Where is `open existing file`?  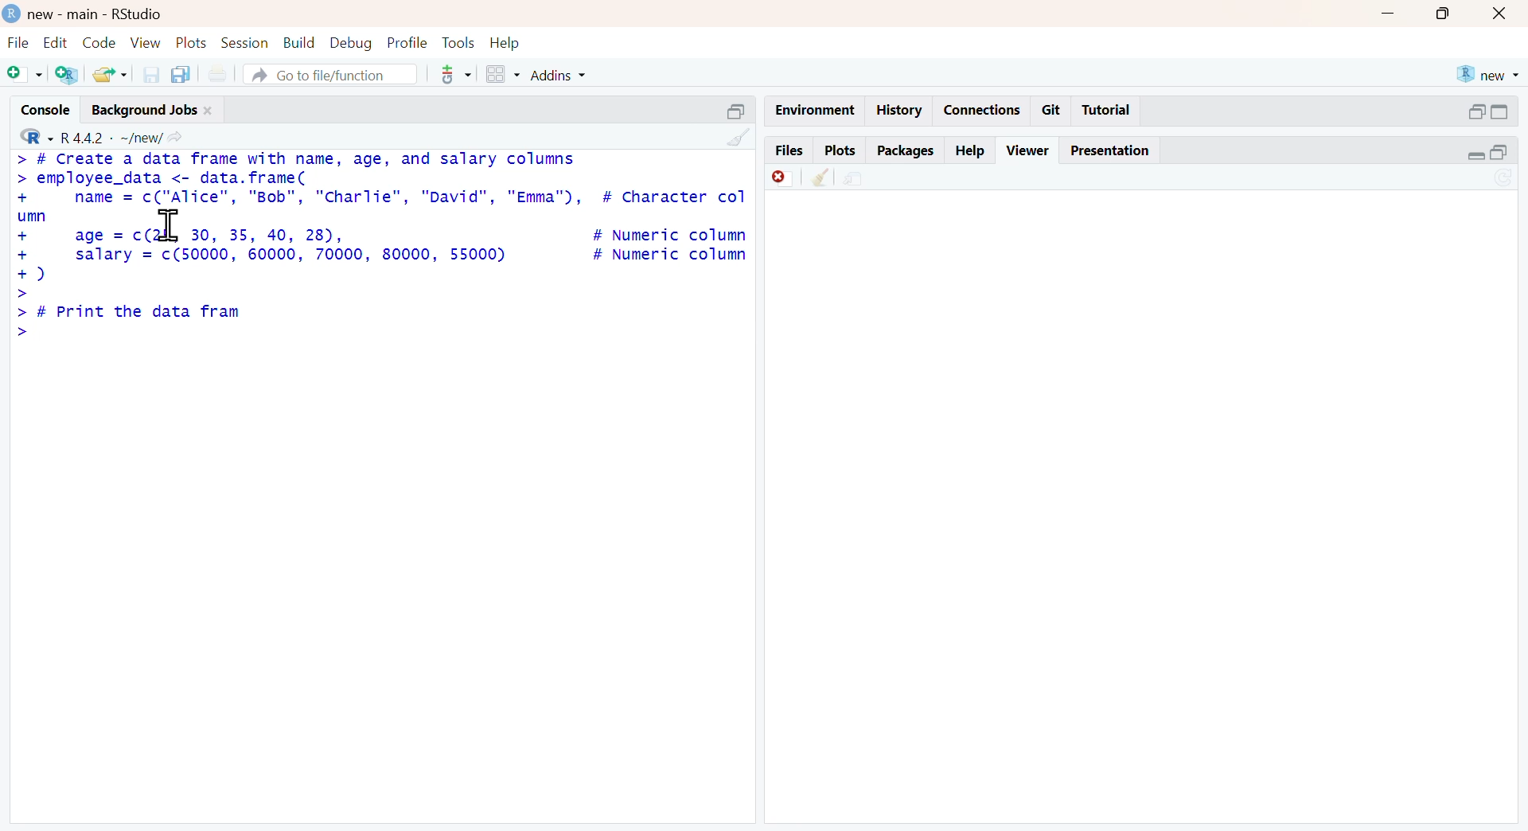 open existing file is located at coordinates (107, 74).